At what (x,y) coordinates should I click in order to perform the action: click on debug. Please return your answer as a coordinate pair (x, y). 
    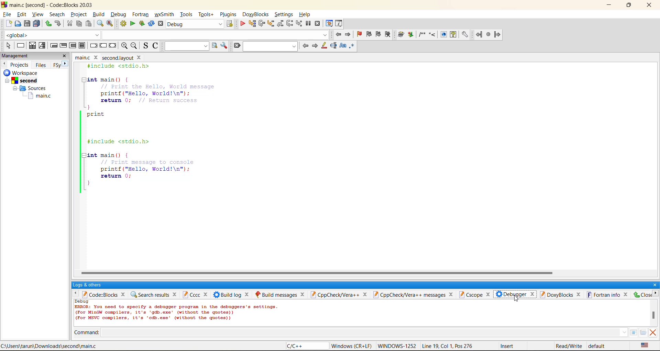
    Looking at the image, I should click on (119, 14).